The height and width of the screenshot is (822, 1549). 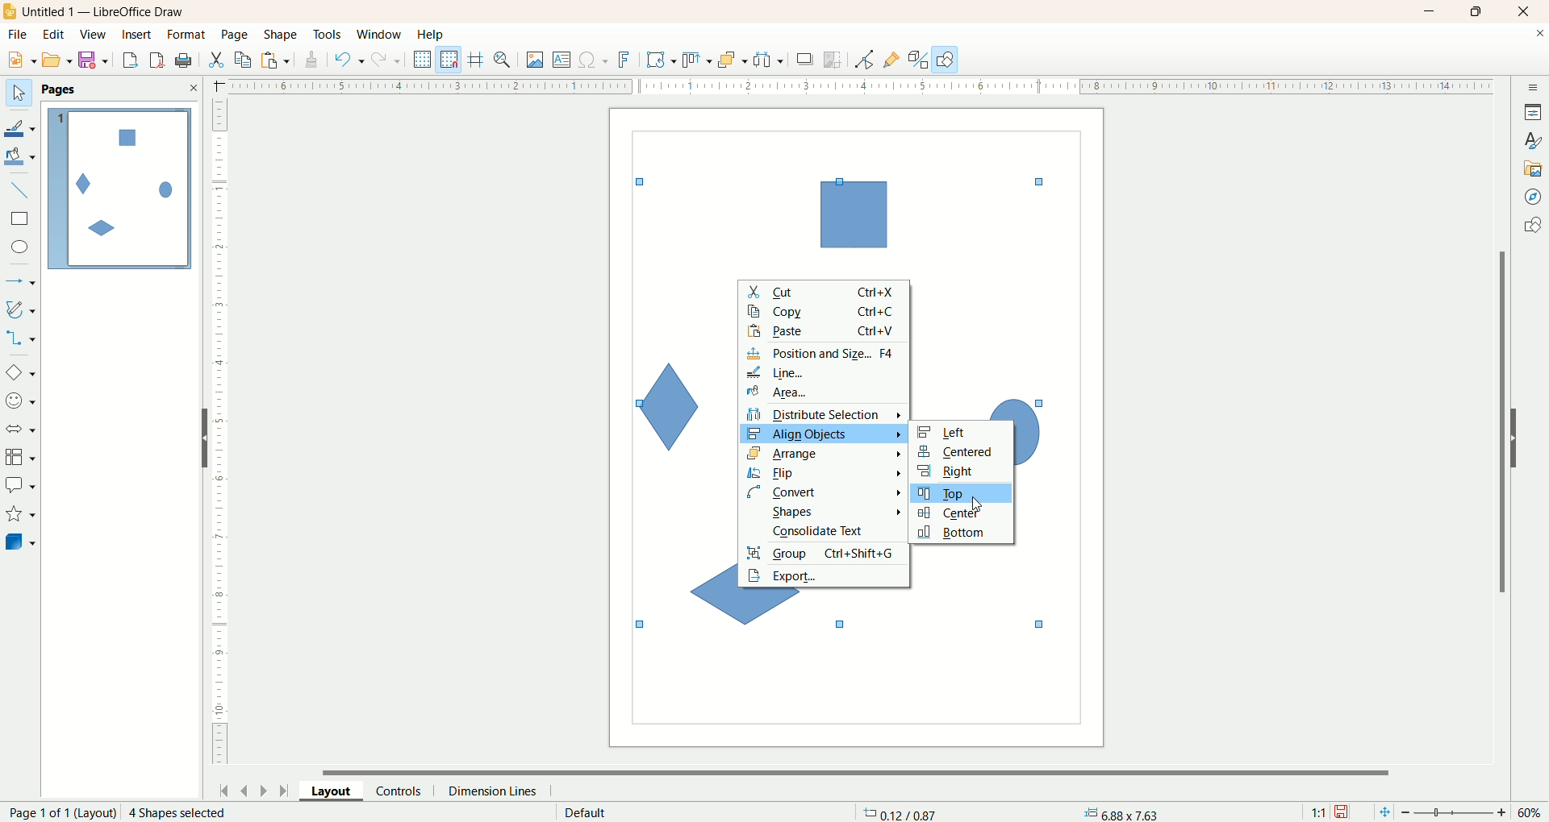 I want to click on position and size, so click(x=825, y=353).